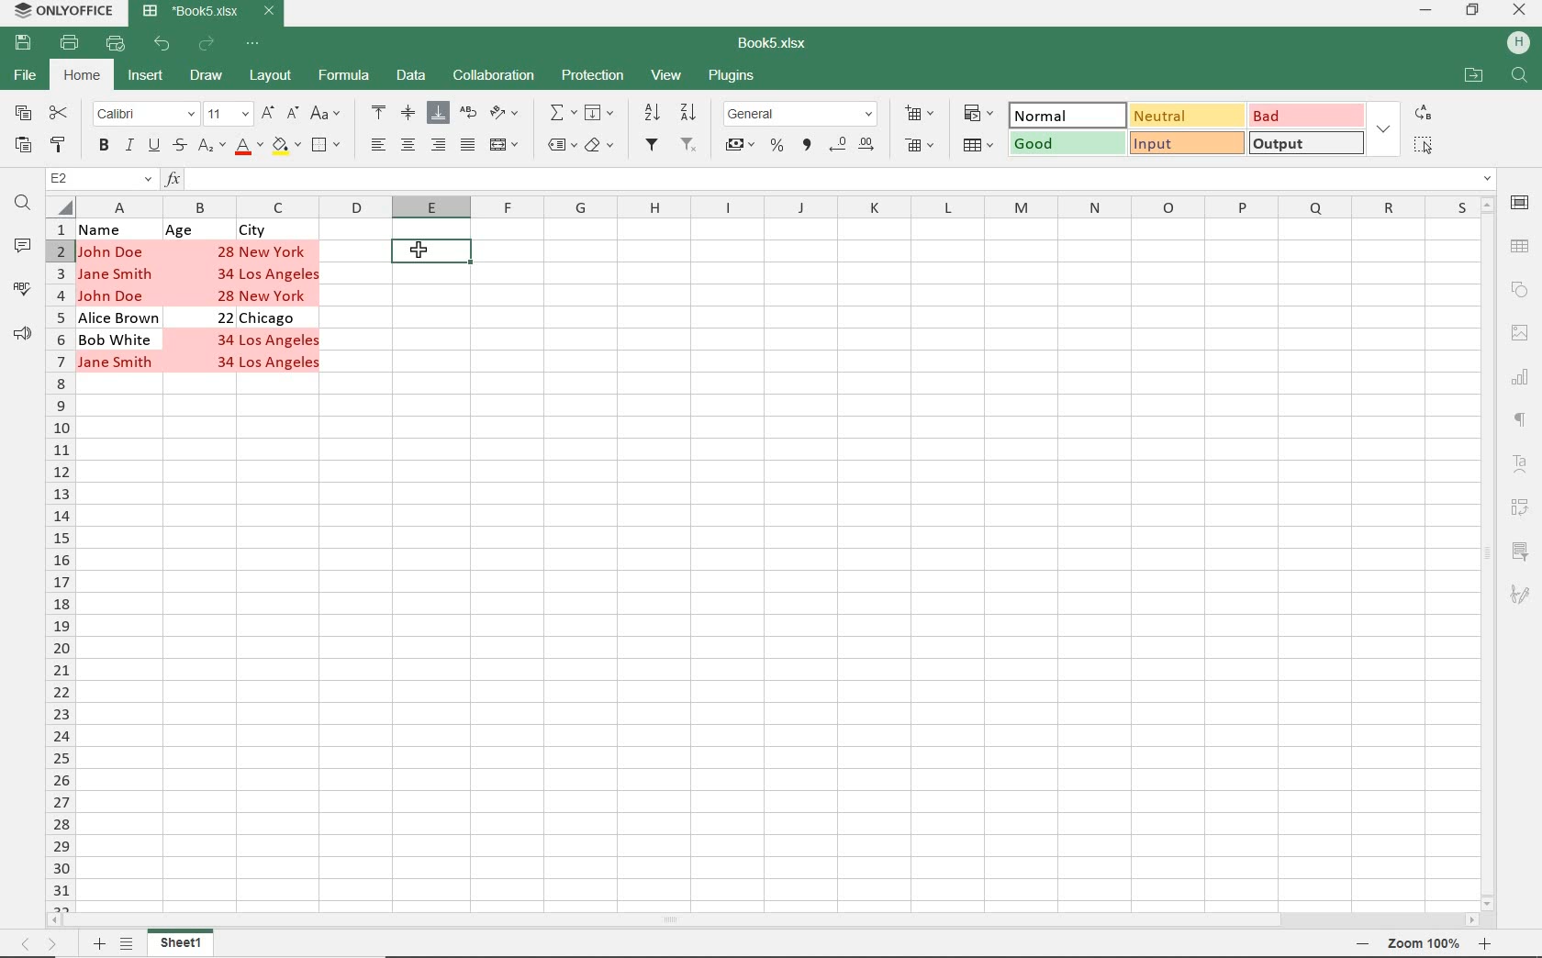  What do you see at coordinates (733, 77) in the screenshot?
I see `PLUGINS` at bounding box center [733, 77].